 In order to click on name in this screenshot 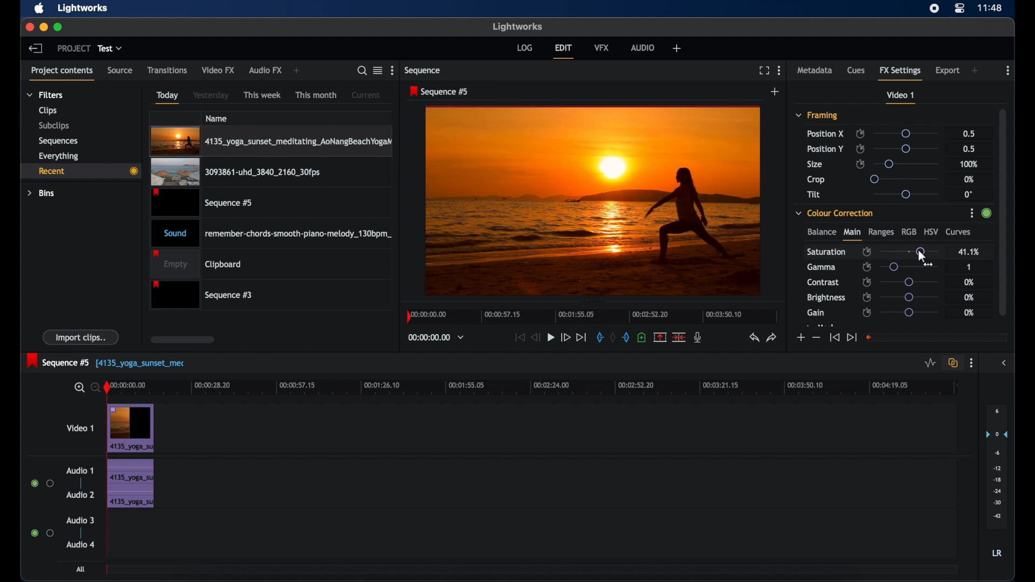, I will do `click(217, 118)`.